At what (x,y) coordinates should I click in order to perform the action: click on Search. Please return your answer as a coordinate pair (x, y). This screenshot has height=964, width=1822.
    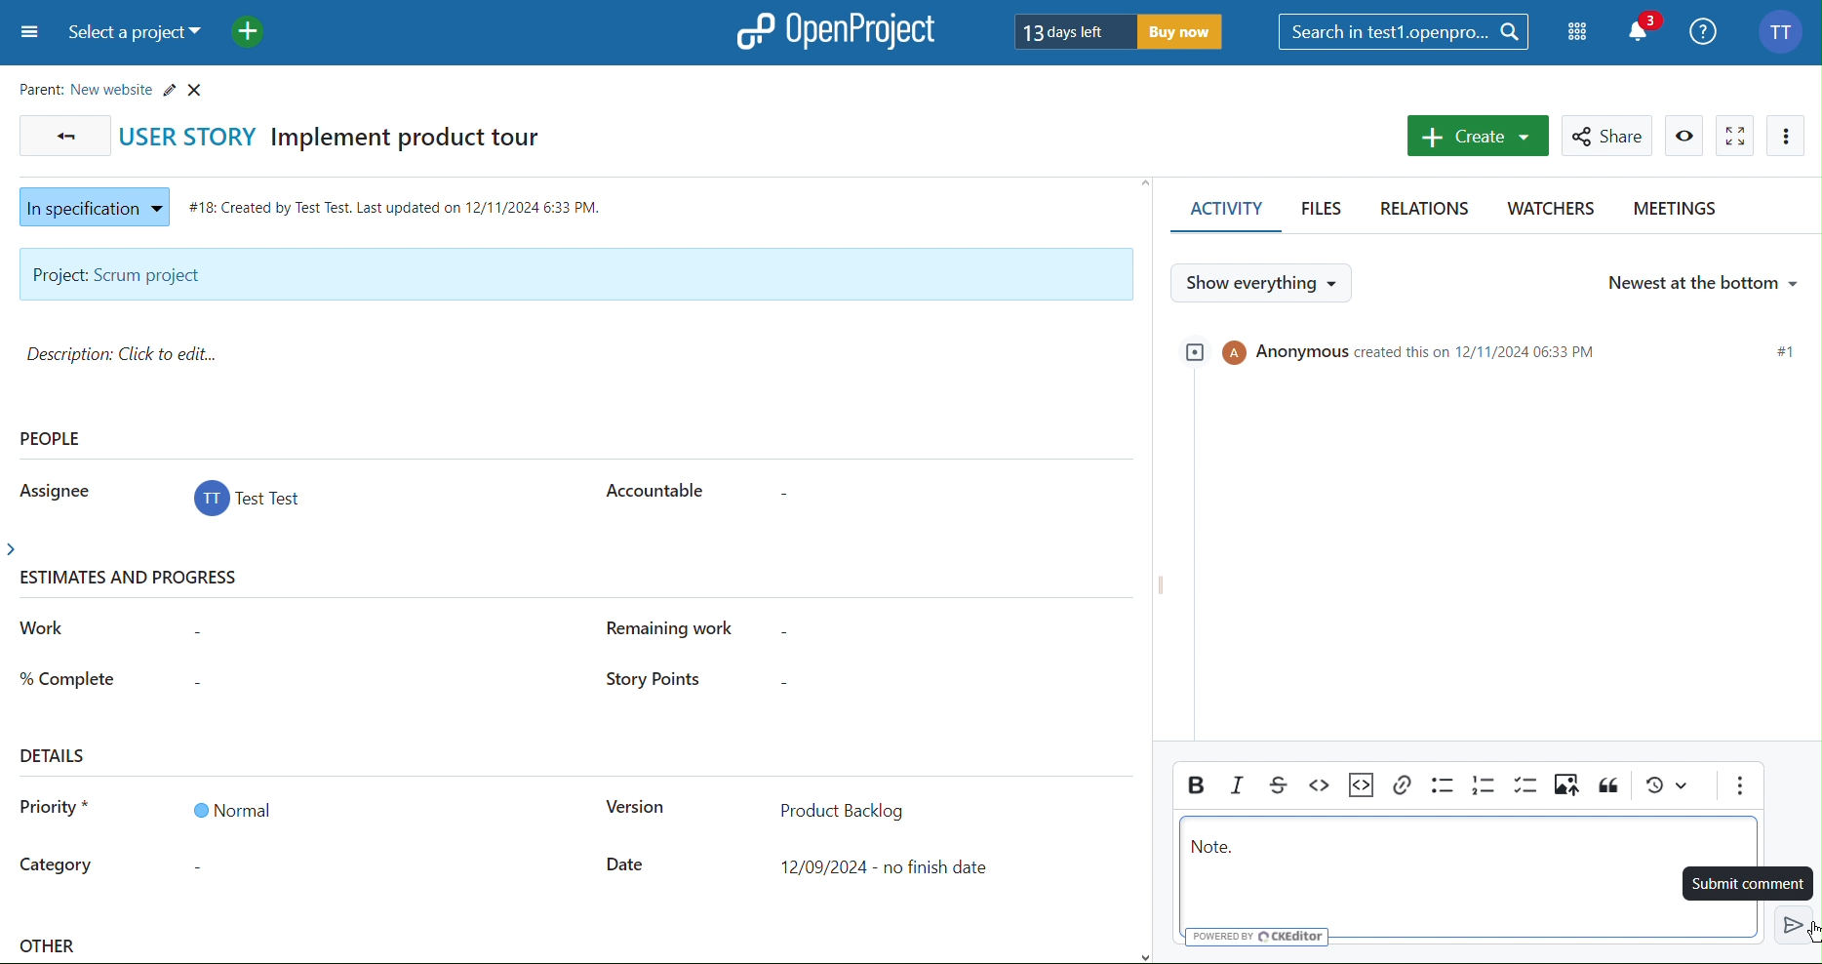
    Looking at the image, I should click on (1405, 31).